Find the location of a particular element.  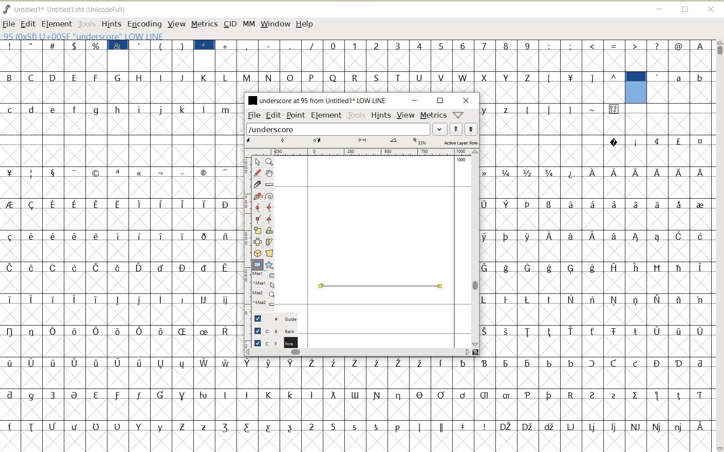

SCROLLBAR is located at coordinates (358, 352).